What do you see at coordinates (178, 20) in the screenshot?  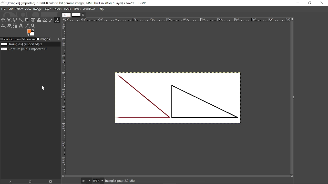 I see `Horizontal label` at bounding box center [178, 20].